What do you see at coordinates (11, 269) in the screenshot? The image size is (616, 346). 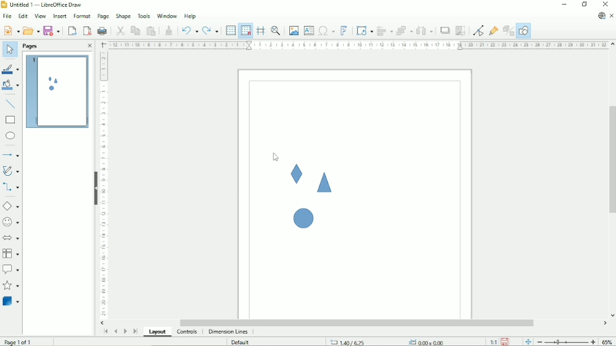 I see `Callout` at bounding box center [11, 269].